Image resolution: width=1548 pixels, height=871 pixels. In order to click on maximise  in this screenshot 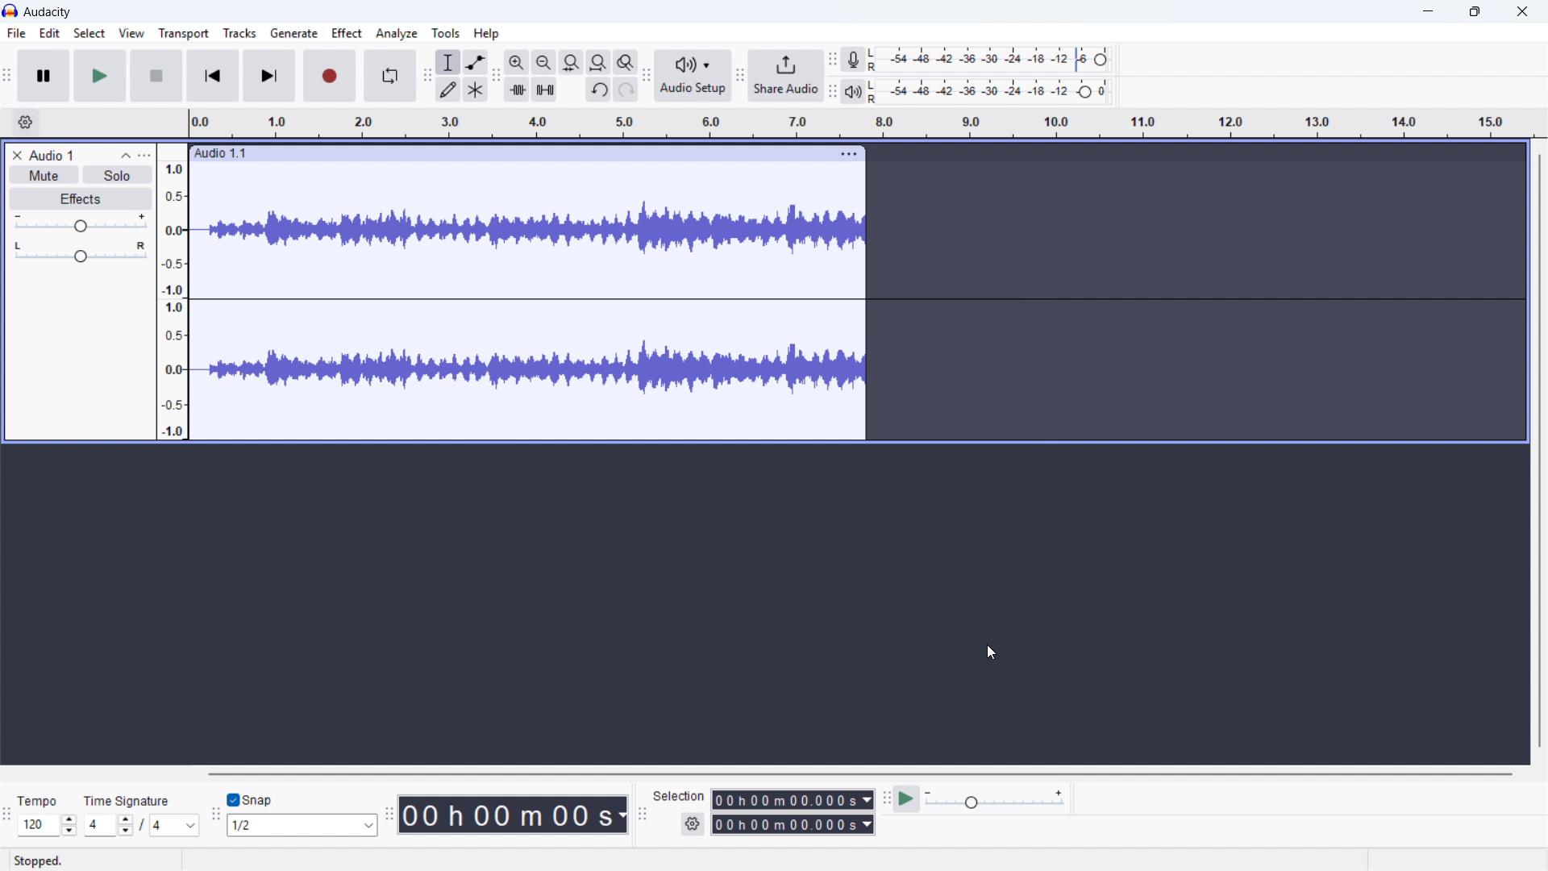, I will do `click(1475, 12)`.